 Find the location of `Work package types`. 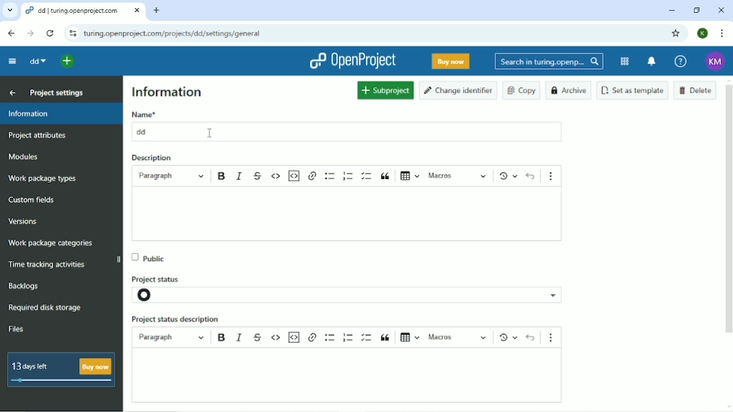

Work package types is located at coordinates (43, 178).